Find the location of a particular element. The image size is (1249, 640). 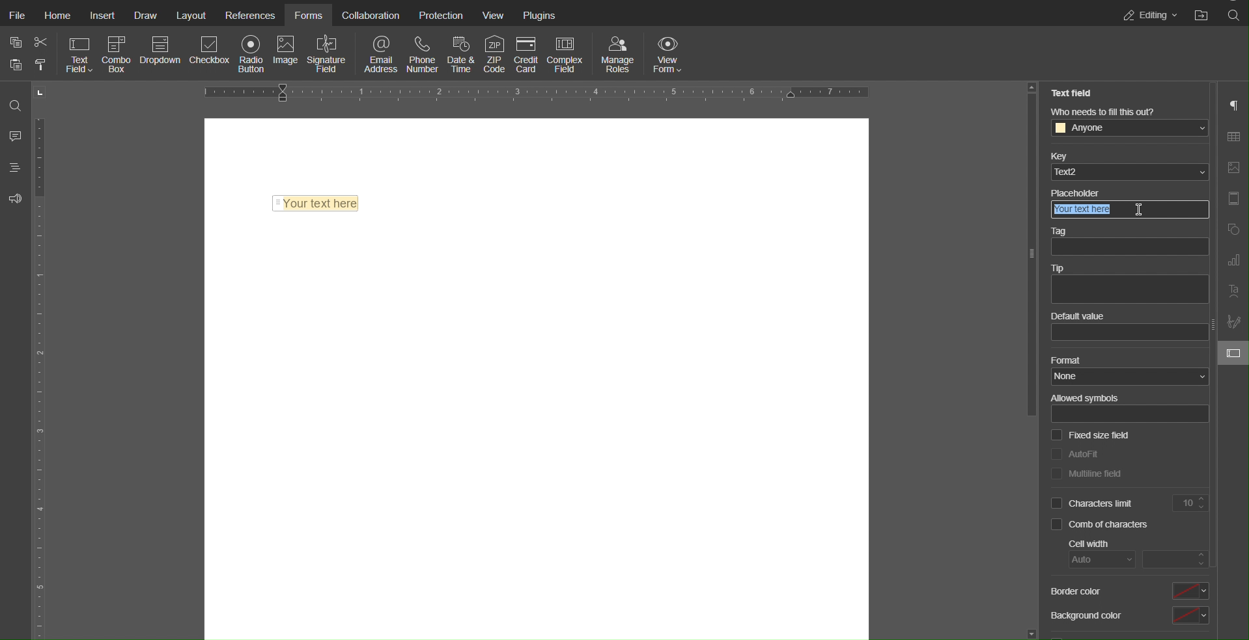

Key is located at coordinates (1127, 165).